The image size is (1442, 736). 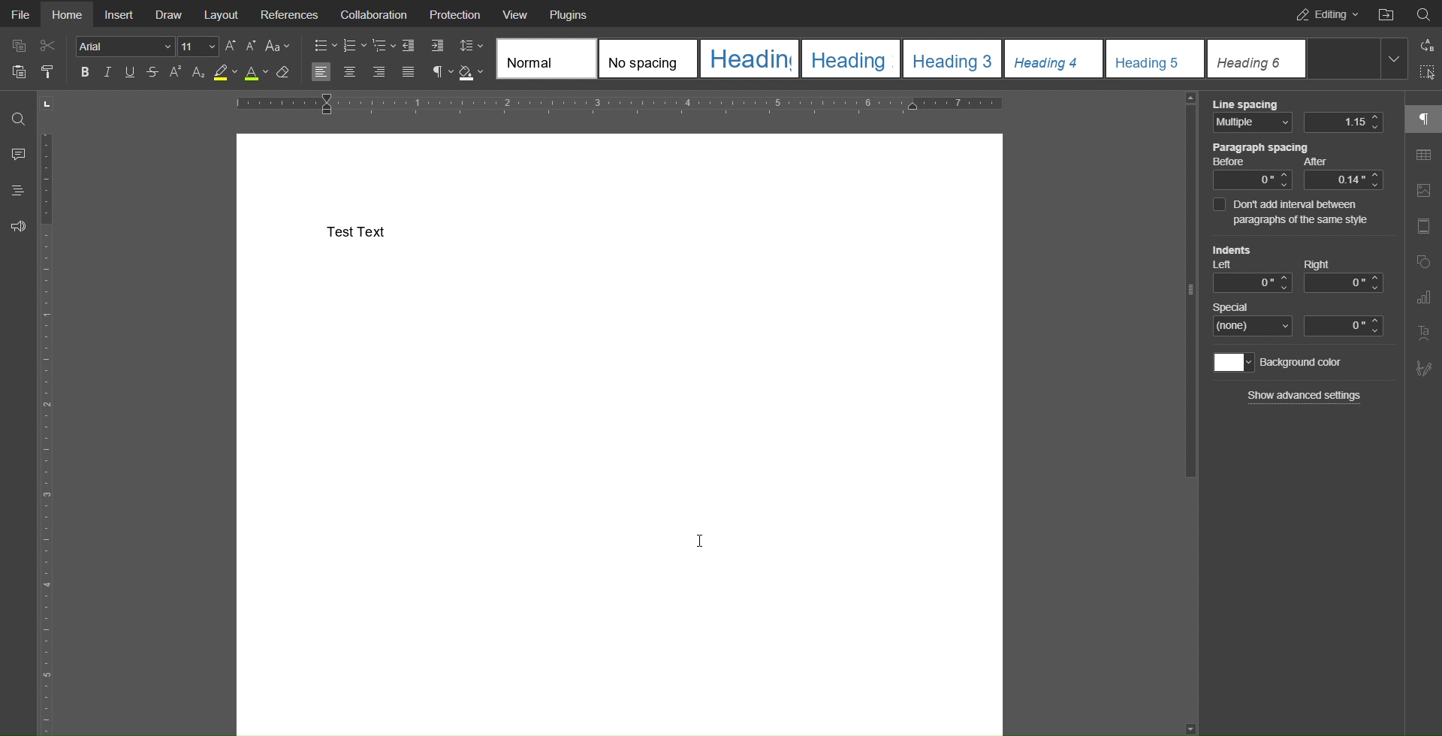 What do you see at coordinates (1386, 13) in the screenshot?
I see `Open File Location` at bounding box center [1386, 13].